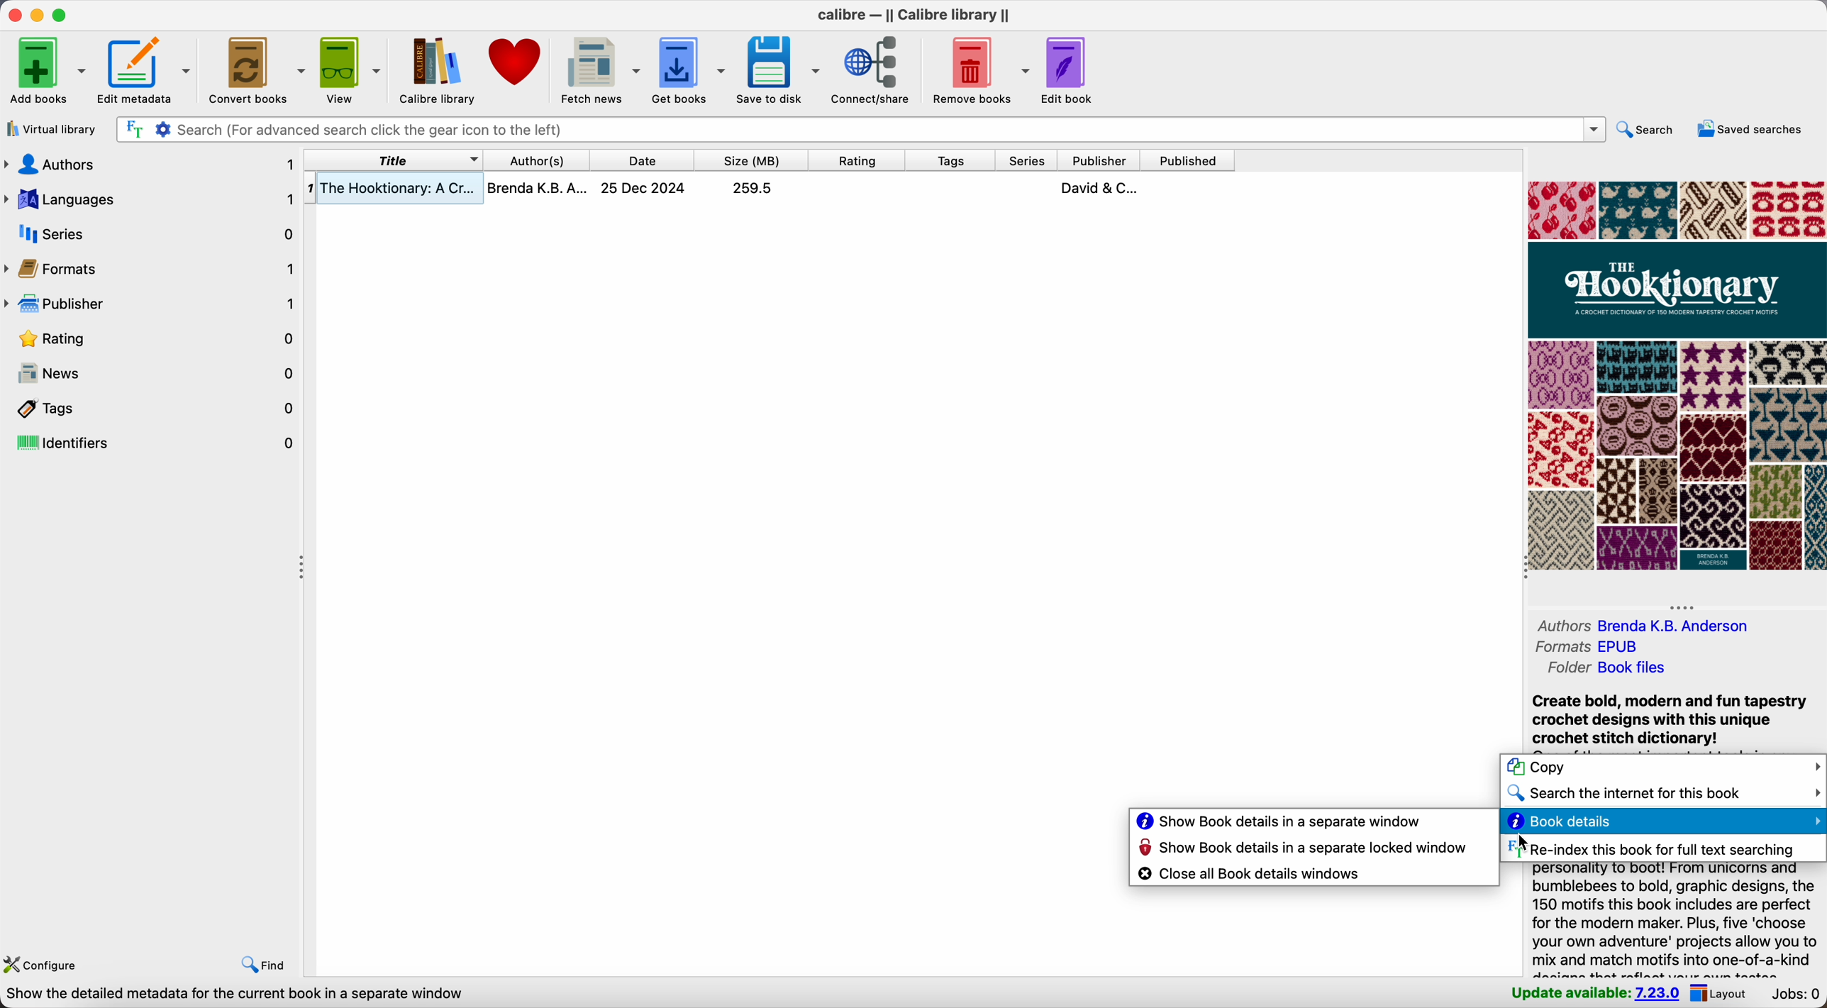 Image resolution: width=1827 pixels, height=1008 pixels. I want to click on fetch news, so click(601, 69).